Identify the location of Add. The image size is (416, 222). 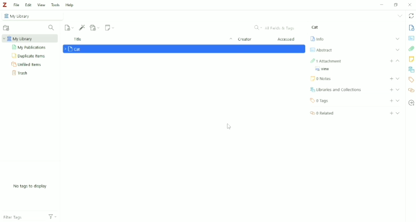
(392, 61).